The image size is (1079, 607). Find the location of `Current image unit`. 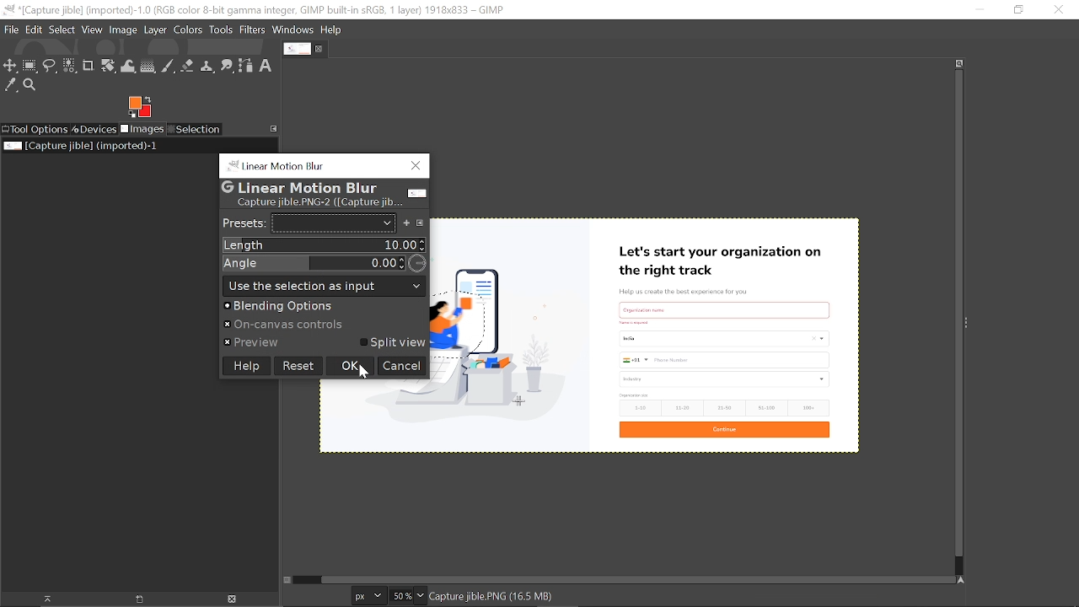

Current image unit is located at coordinates (367, 596).